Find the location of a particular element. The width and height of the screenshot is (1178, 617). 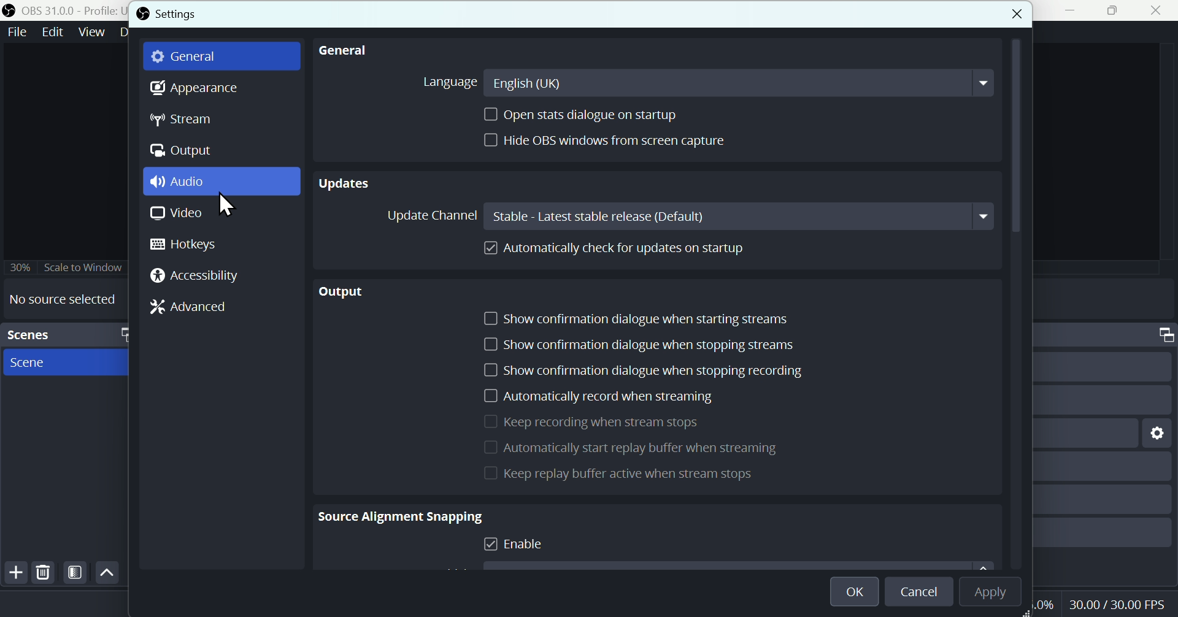

up is located at coordinates (107, 572).